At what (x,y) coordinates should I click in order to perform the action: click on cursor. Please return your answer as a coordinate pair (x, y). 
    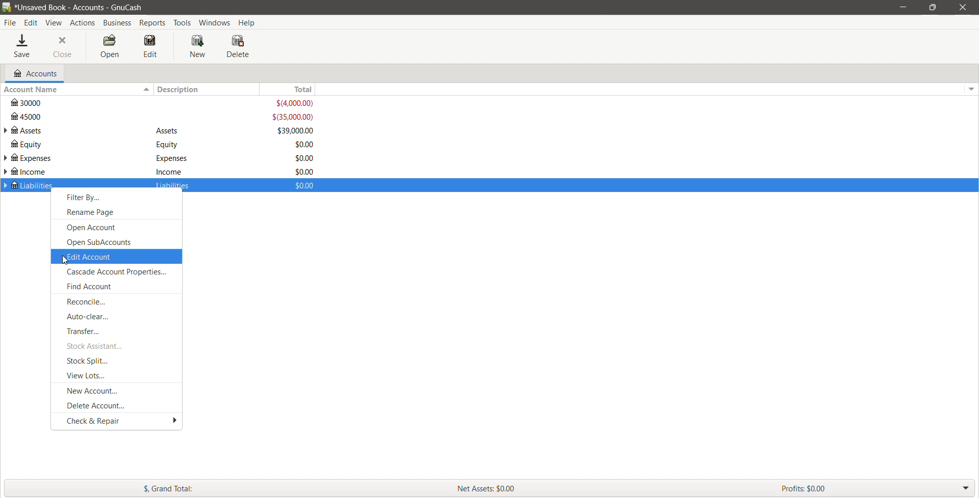
    Looking at the image, I should click on (65, 261).